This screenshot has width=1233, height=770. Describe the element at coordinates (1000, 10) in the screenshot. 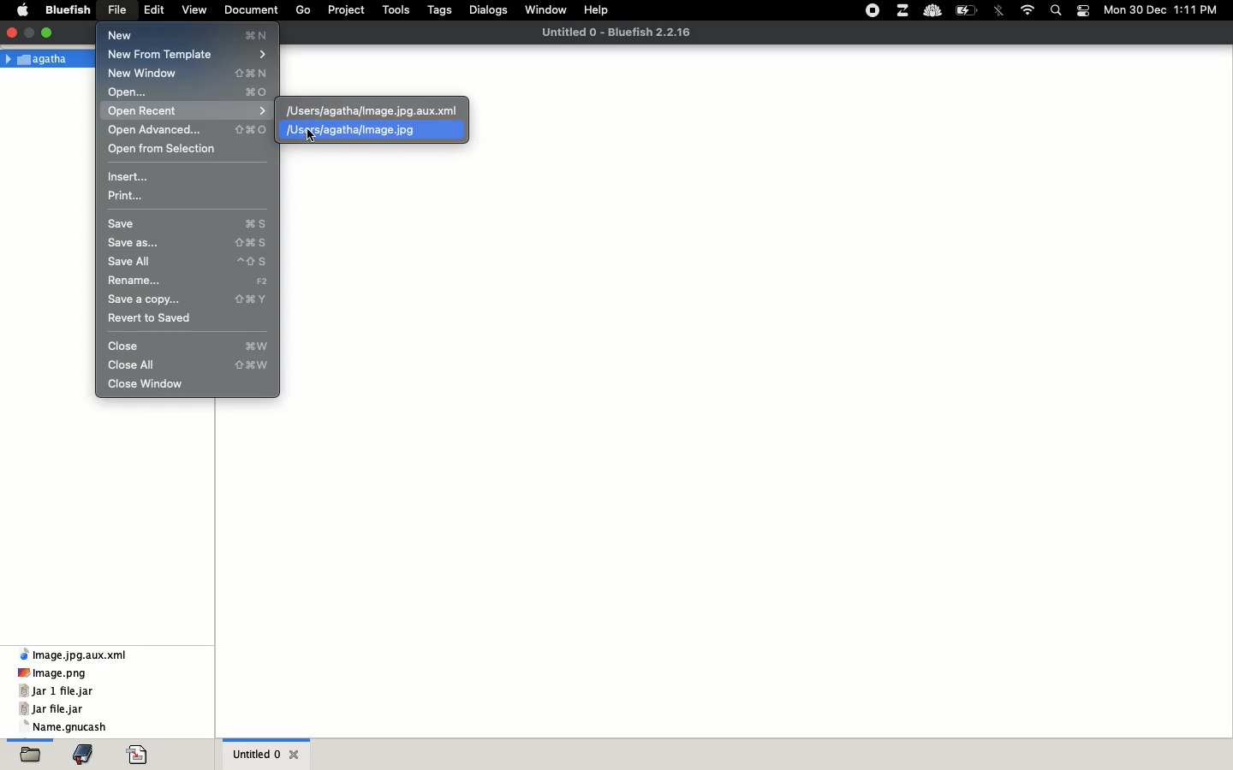

I see `bluetooth` at that location.